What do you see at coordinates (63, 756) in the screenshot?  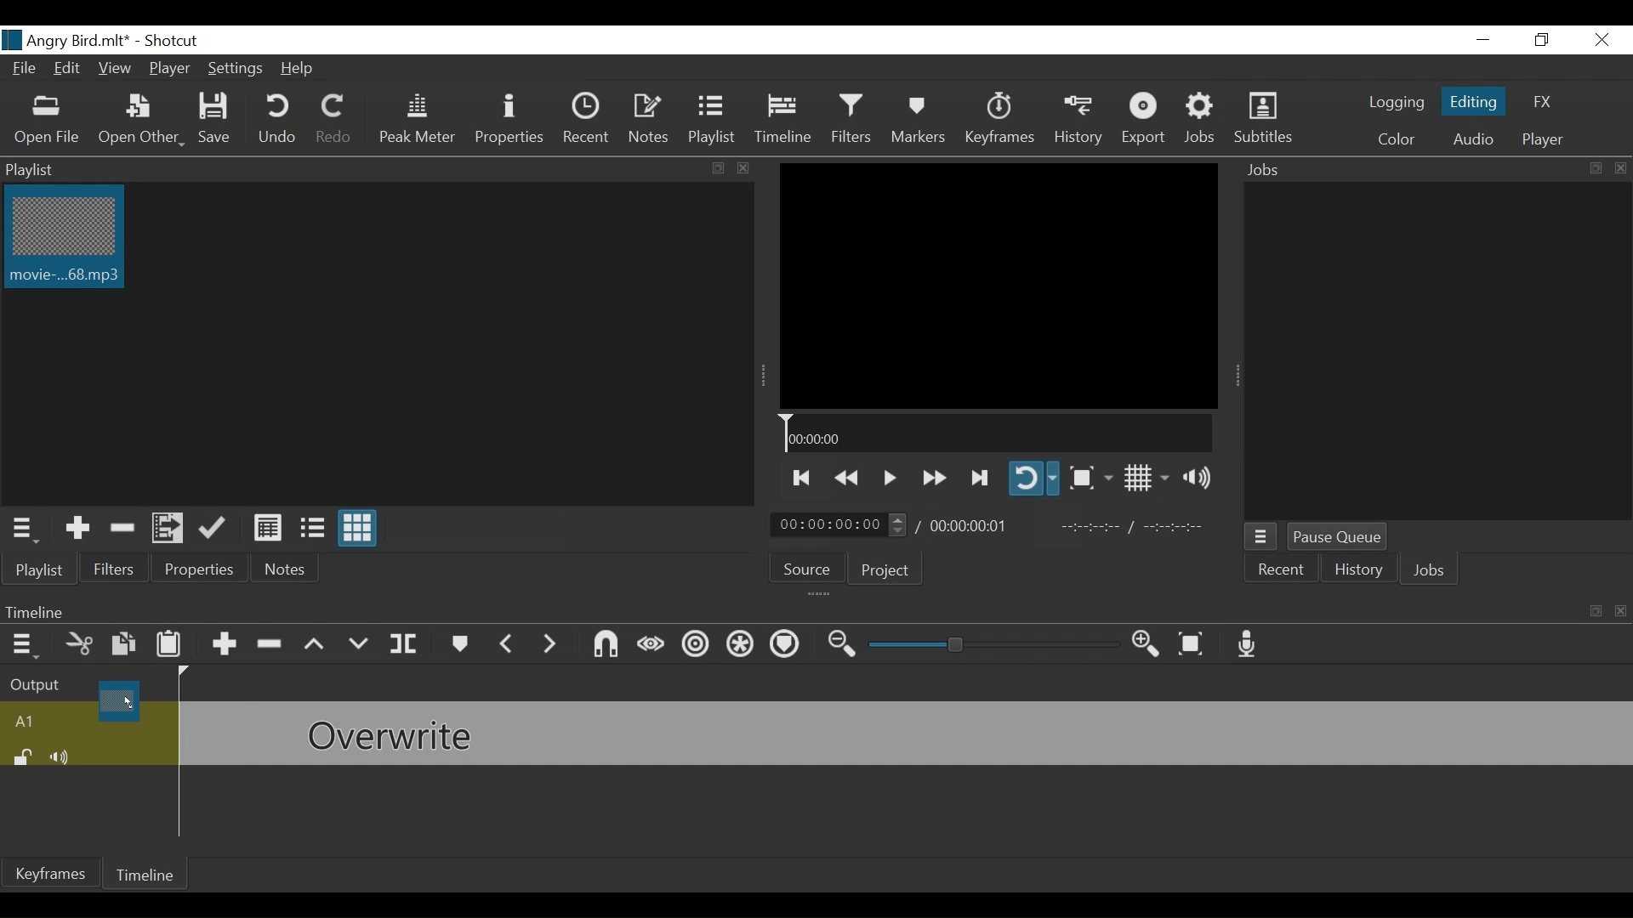 I see `Mute` at bounding box center [63, 756].